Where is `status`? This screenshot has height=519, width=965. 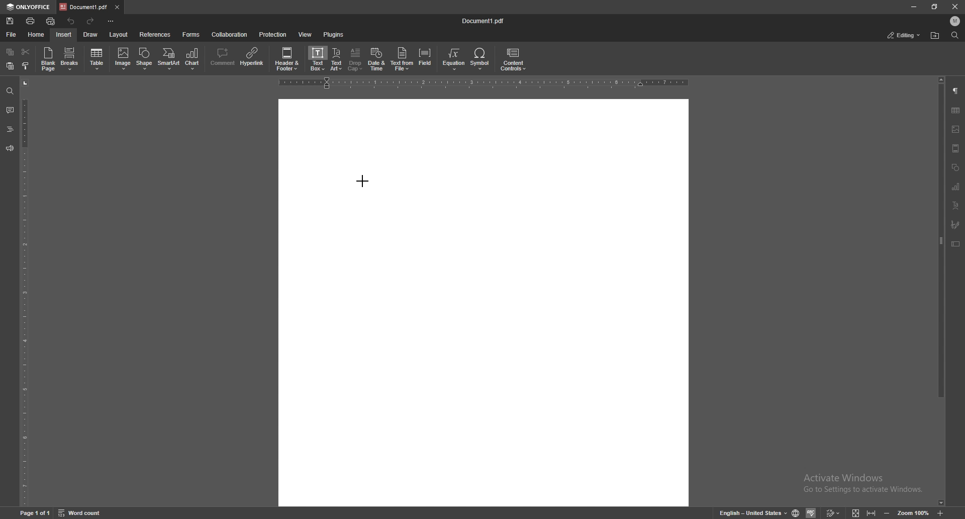
status is located at coordinates (904, 35).